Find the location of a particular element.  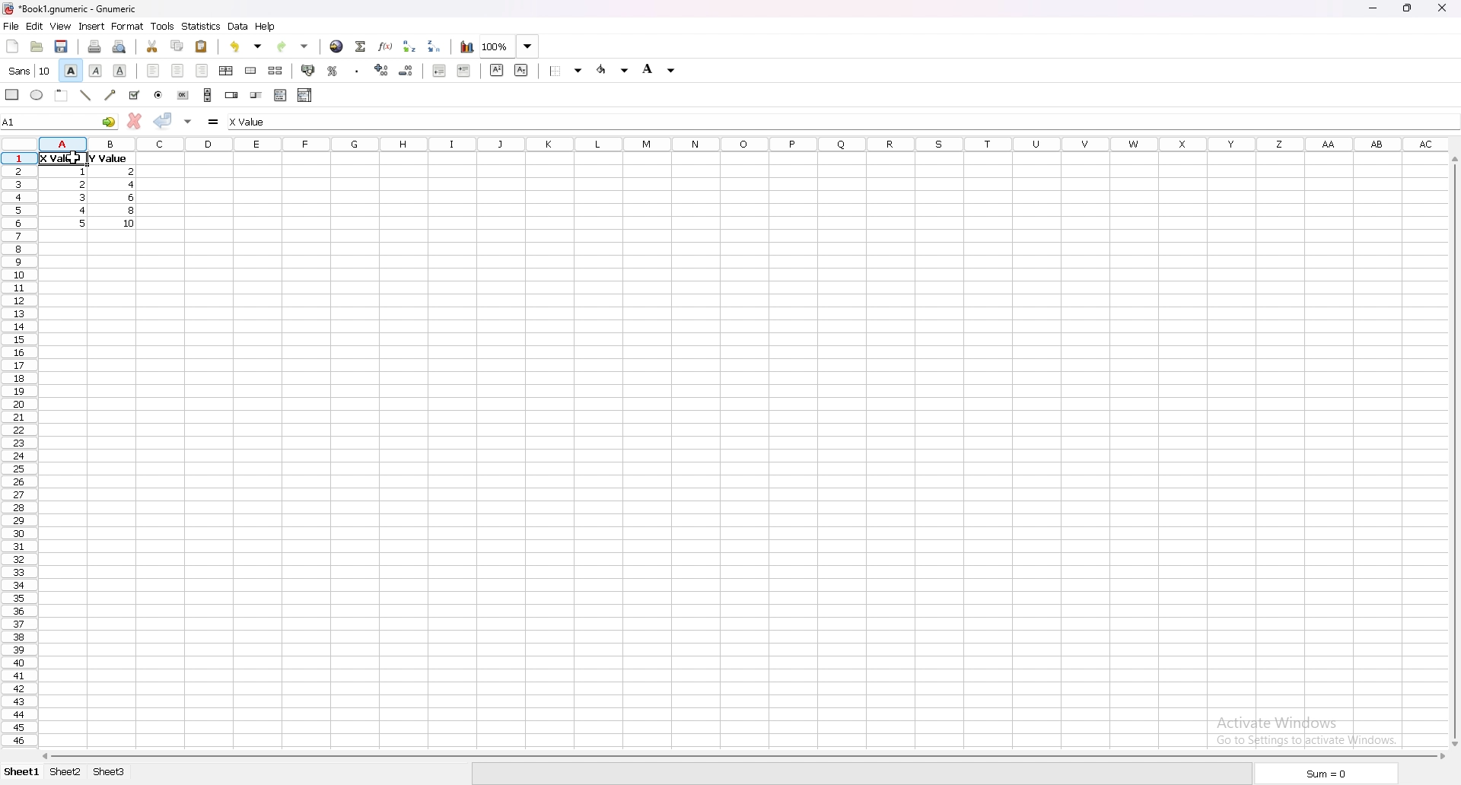

foreground is located at coordinates (614, 69).